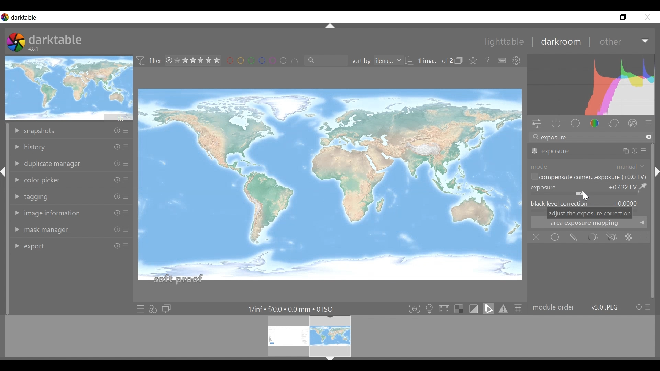 The width and height of the screenshot is (660, 371). Describe the element at coordinates (115, 246) in the screenshot. I see `` at that location.